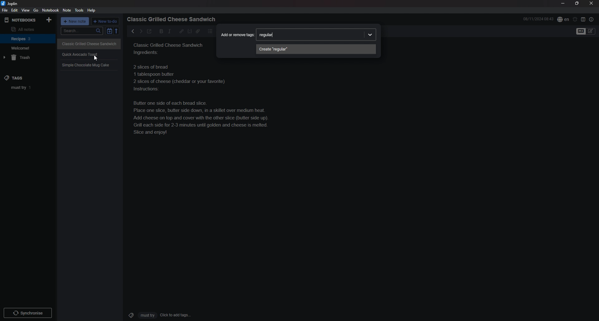 This screenshot has height=321, width=599. I want to click on toggle sort order, so click(109, 32).